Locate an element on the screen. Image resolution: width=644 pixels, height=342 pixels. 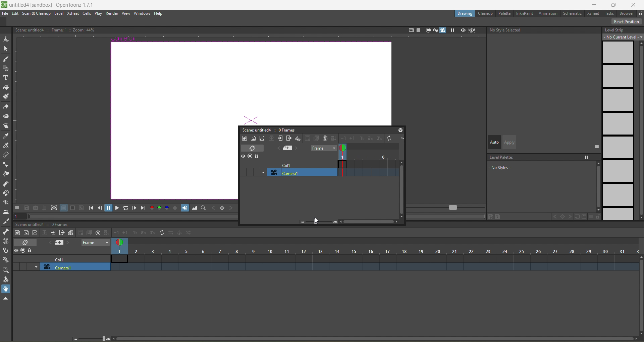
new toonz raster level is located at coordinates (245, 138).